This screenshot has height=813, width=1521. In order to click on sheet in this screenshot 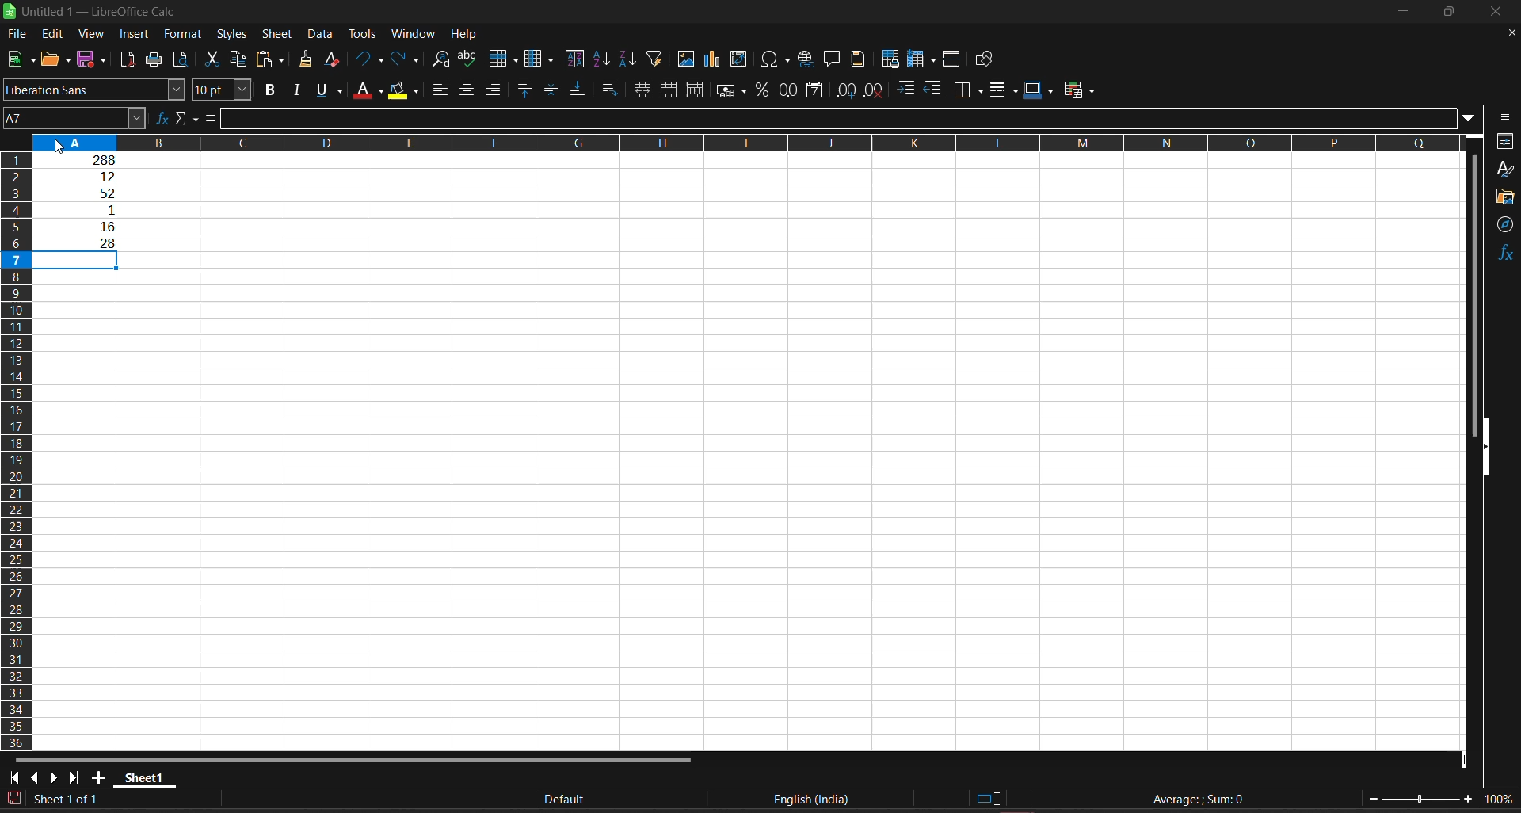, I will do `click(279, 35)`.